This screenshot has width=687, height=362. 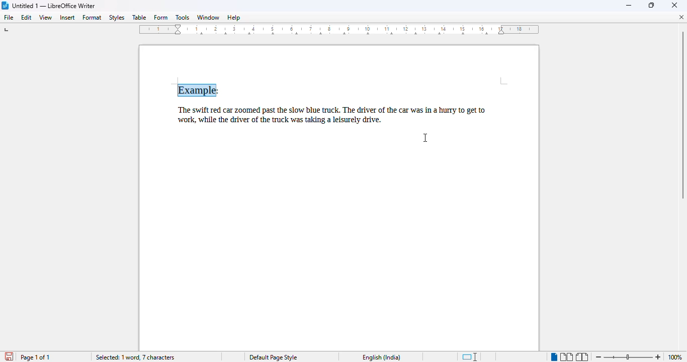 I want to click on Change zoom level, so click(x=628, y=356).